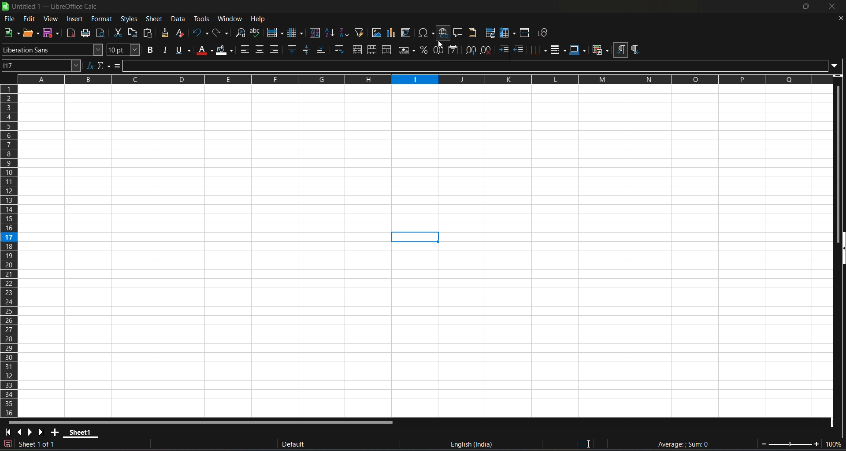  Describe the element at coordinates (558, 50) in the screenshot. I see `border styles` at that location.